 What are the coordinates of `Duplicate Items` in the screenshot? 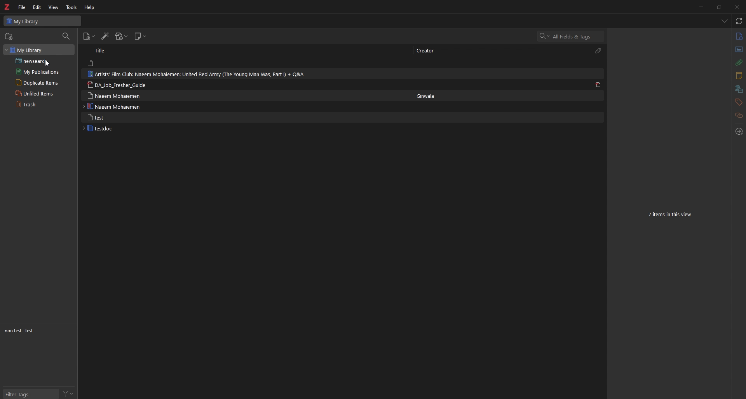 It's located at (37, 82).